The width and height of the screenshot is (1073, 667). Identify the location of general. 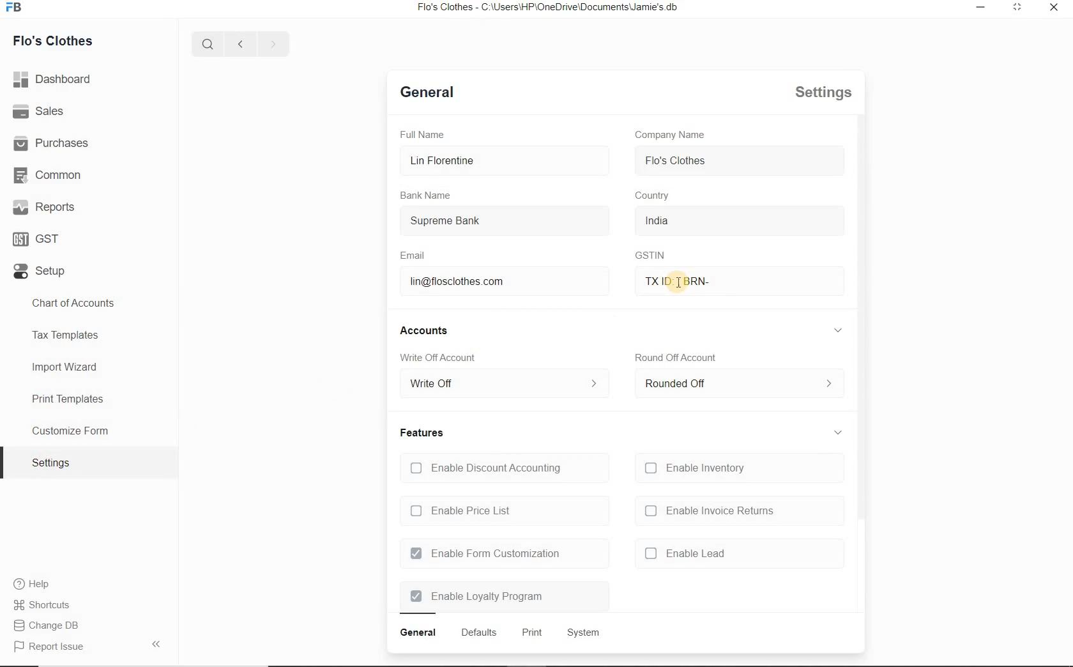
(418, 633).